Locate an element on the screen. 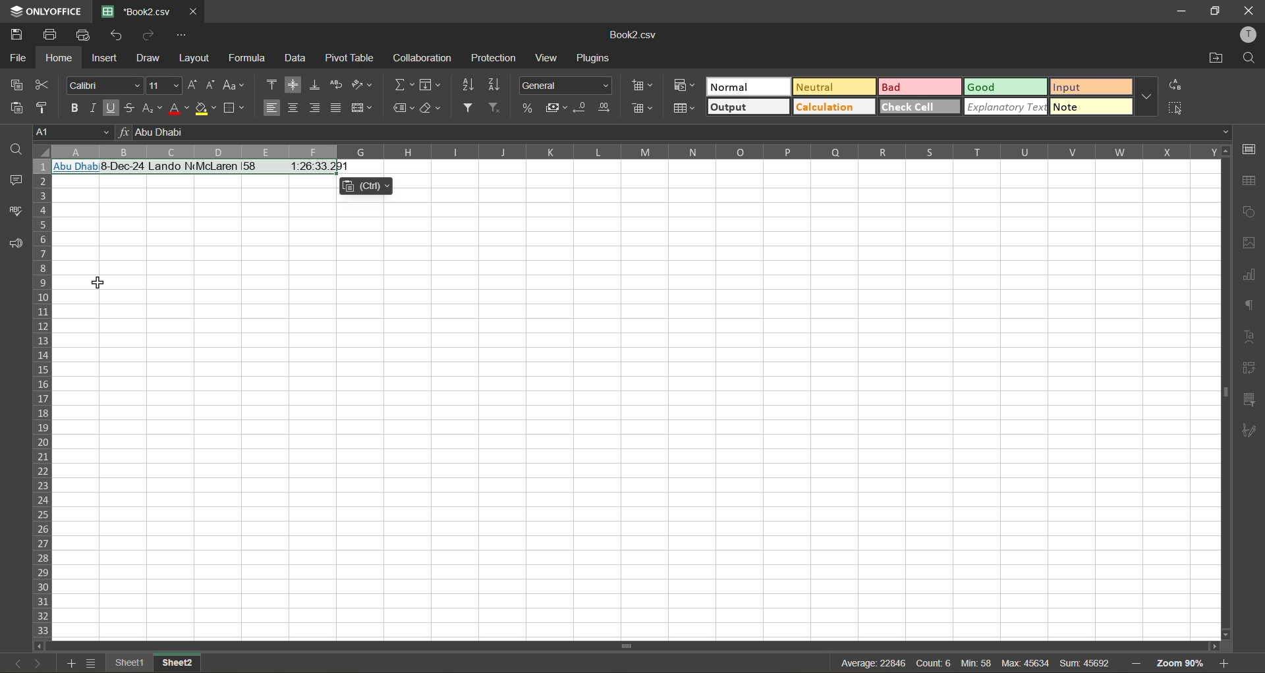 The image size is (1265, 673). increase decimal is located at coordinates (604, 108).